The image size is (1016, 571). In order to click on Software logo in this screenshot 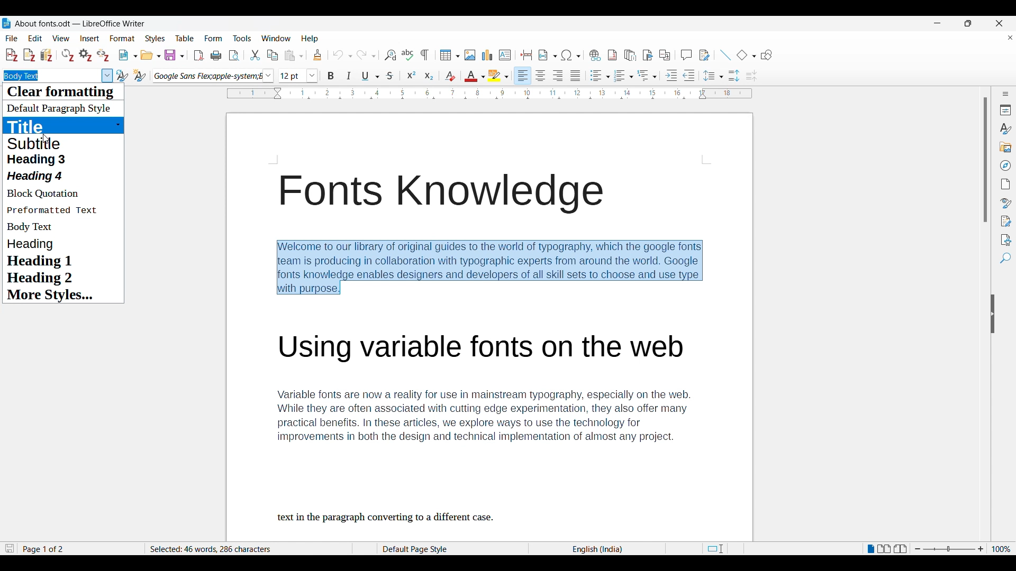, I will do `click(6, 23)`.